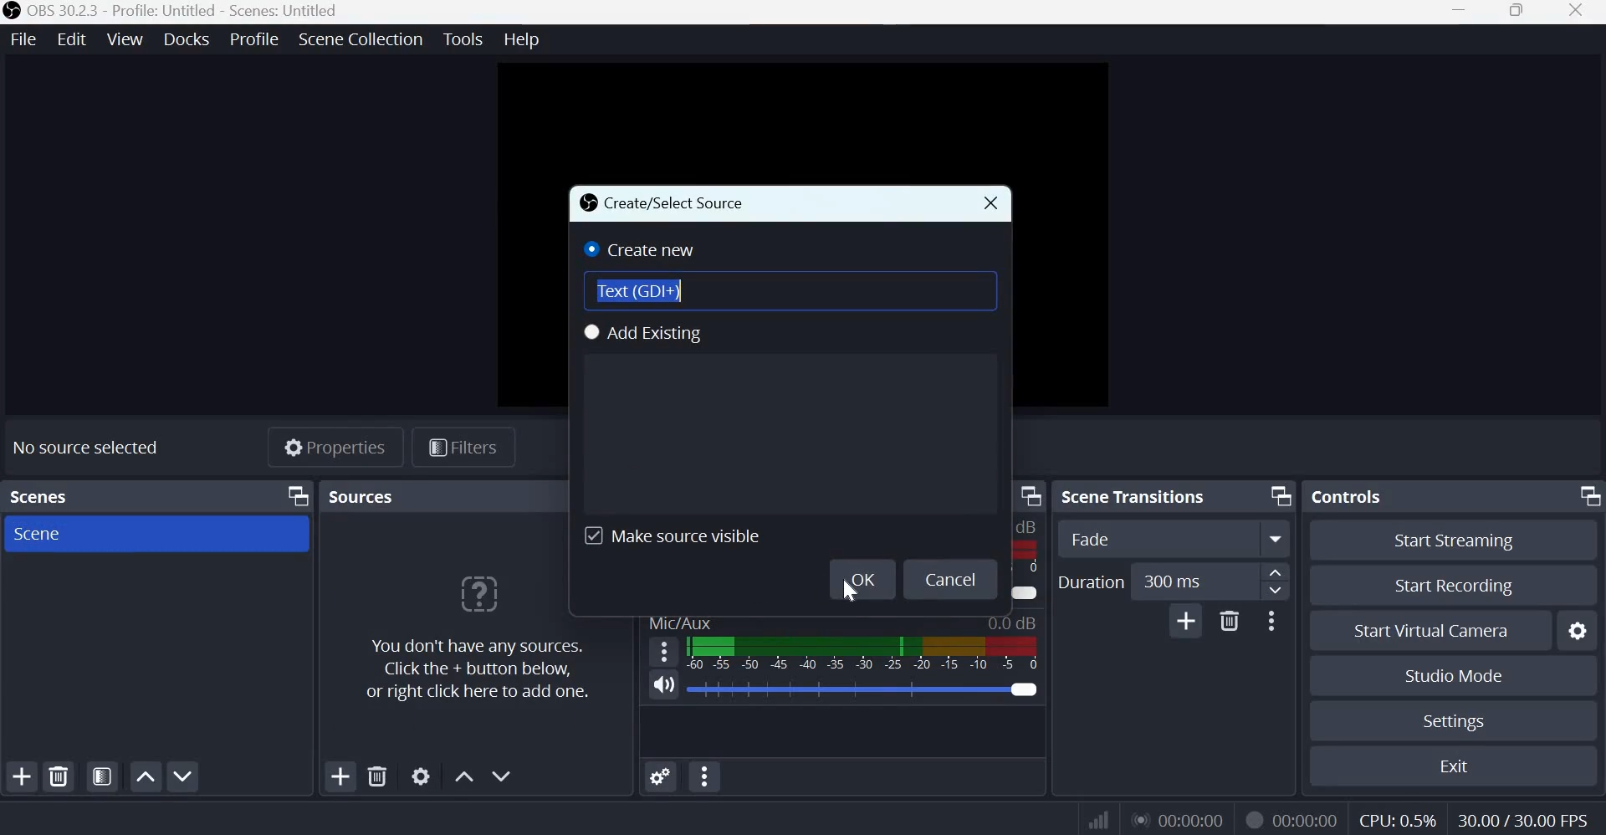 This screenshot has height=835, width=1606. I want to click on Filters, so click(462, 448).